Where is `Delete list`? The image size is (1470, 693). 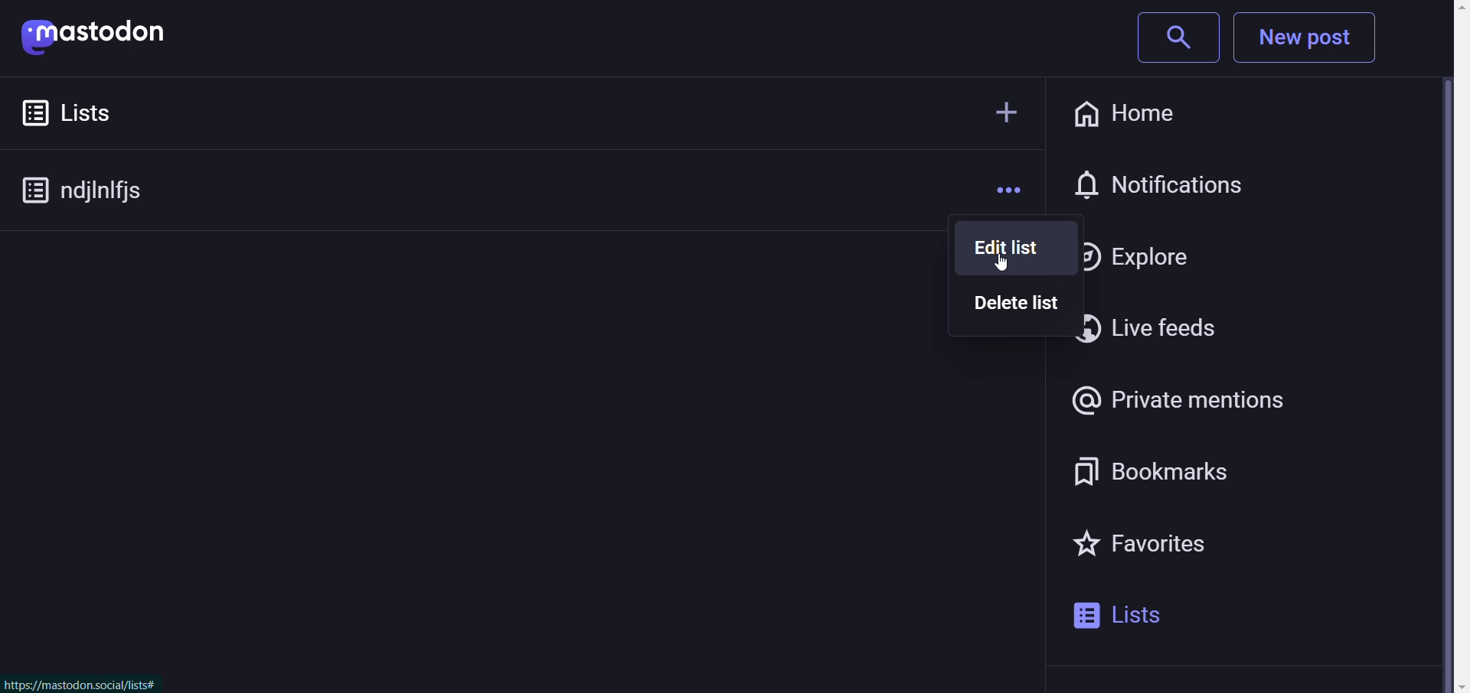 Delete list is located at coordinates (1009, 308).